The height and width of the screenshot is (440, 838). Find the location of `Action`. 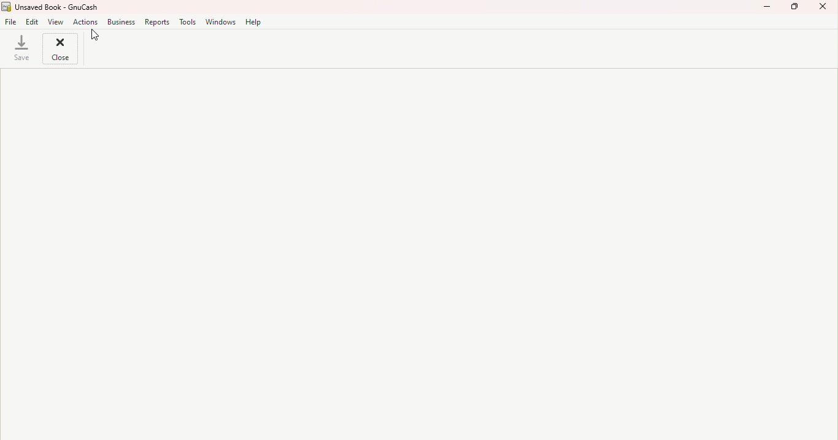

Action is located at coordinates (87, 22).